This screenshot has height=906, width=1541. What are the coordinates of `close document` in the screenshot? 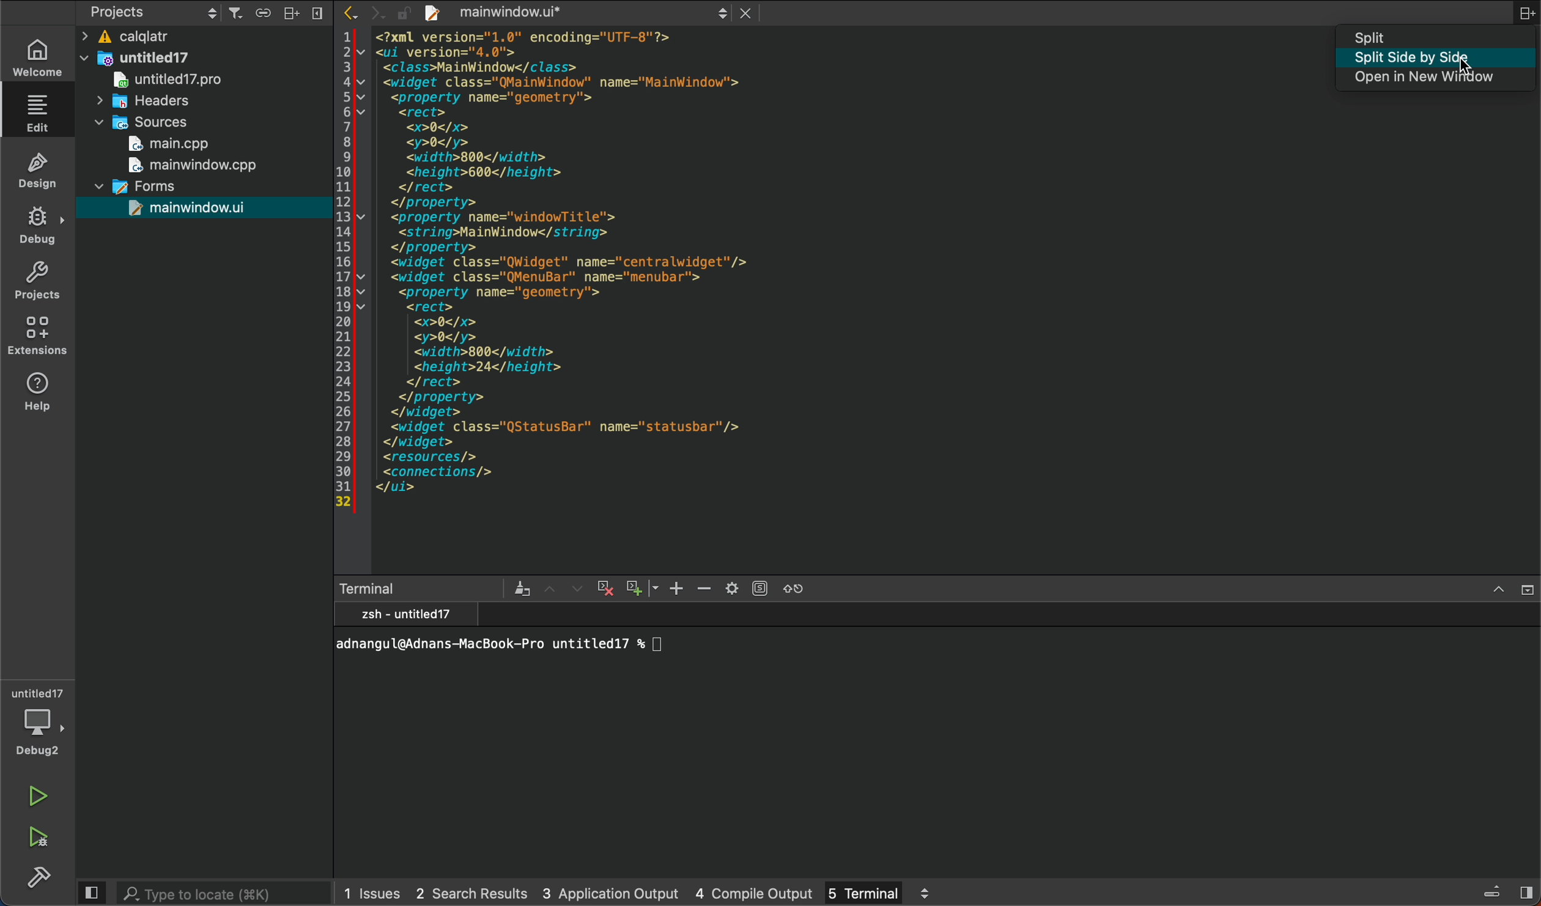 It's located at (752, 12).